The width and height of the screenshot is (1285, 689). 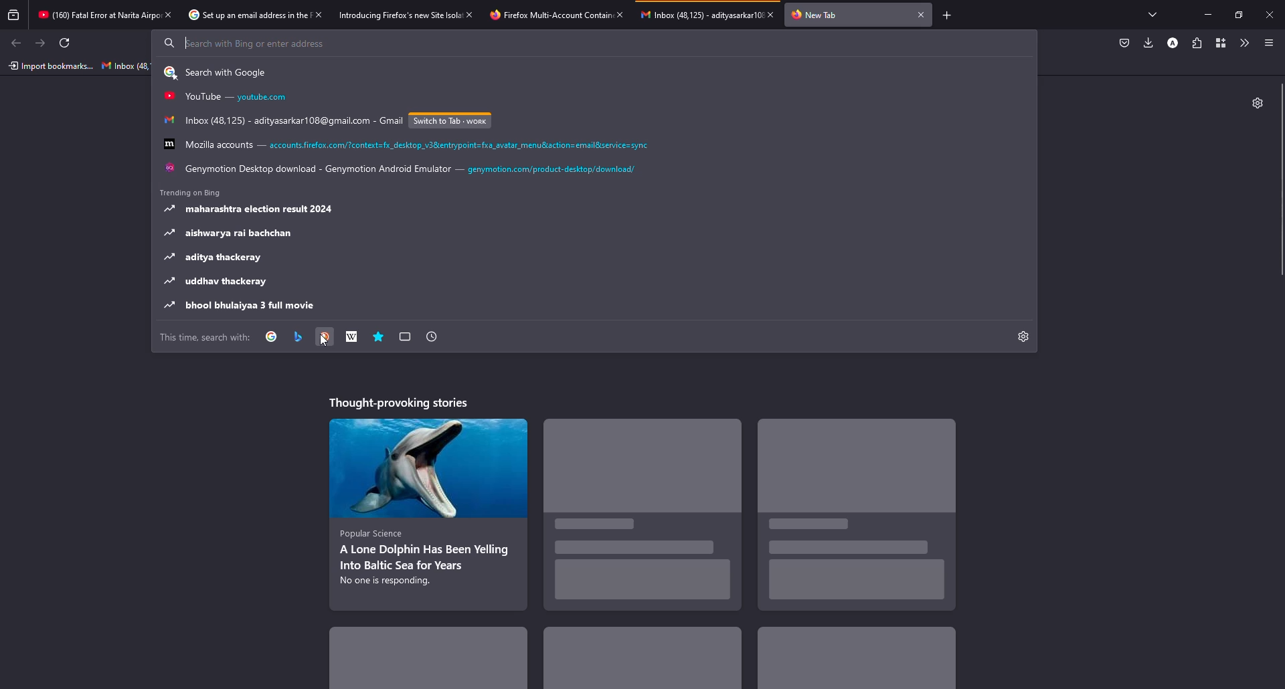 What do you see at coordinates (432, 336) in the screenshot?
I see `history` at bounding box center [432, 336].